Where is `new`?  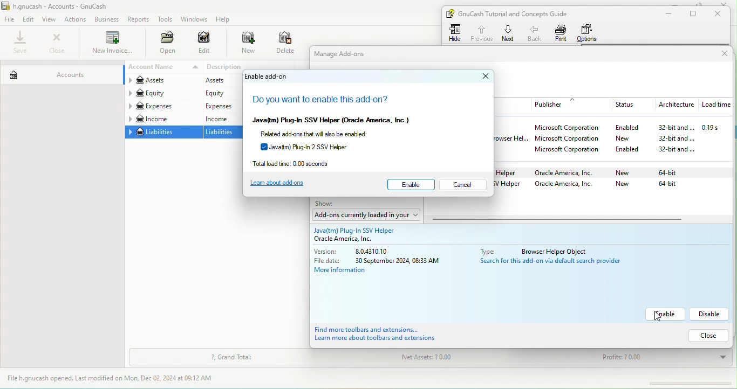
new is located at coordinates (624, 184).